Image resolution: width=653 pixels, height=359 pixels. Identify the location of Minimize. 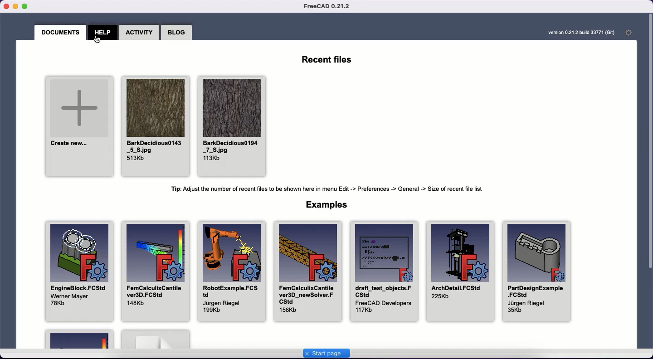
(15, 7).